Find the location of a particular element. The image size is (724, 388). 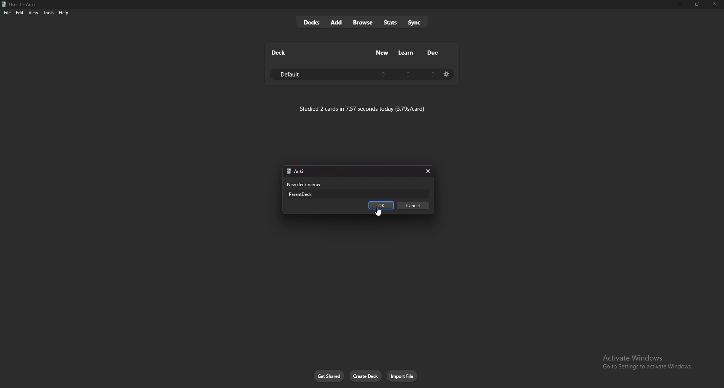

0 is located at coordinates (383, 74).